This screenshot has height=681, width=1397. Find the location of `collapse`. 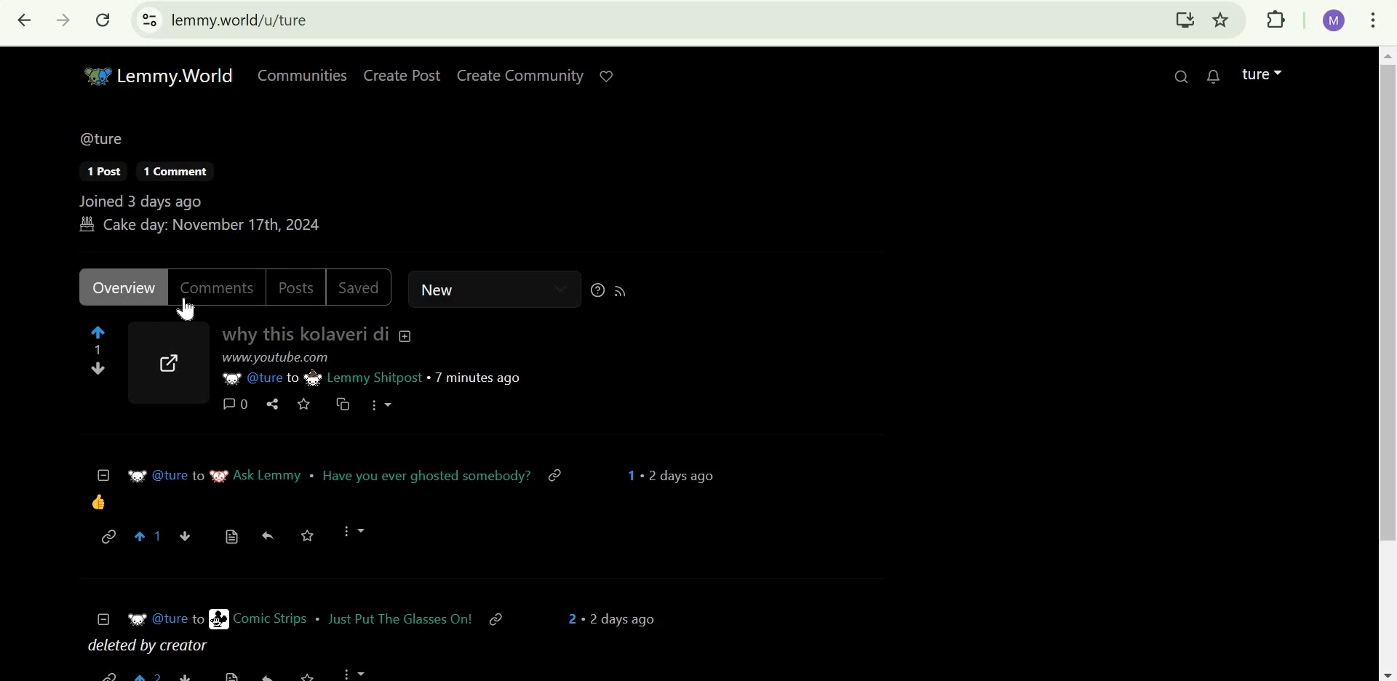

collapse is located at coordinates (103, 474).